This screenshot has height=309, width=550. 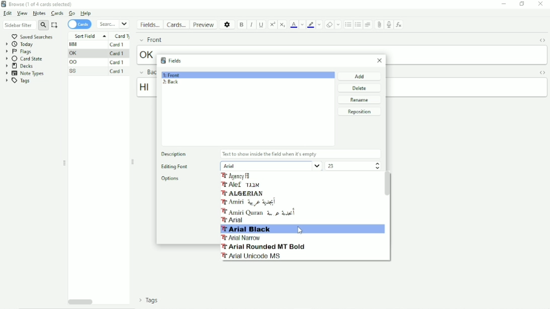 What do you see at coordinates (504, 4) in the screenshot?
I see `Minimize` at bounding box center [504, 4].